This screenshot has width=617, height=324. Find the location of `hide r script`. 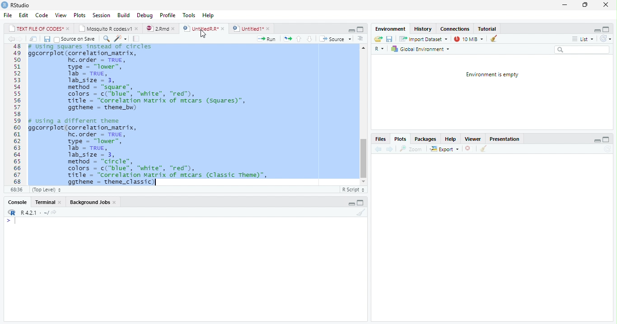

hide r script is located at coordinates (597, 140).